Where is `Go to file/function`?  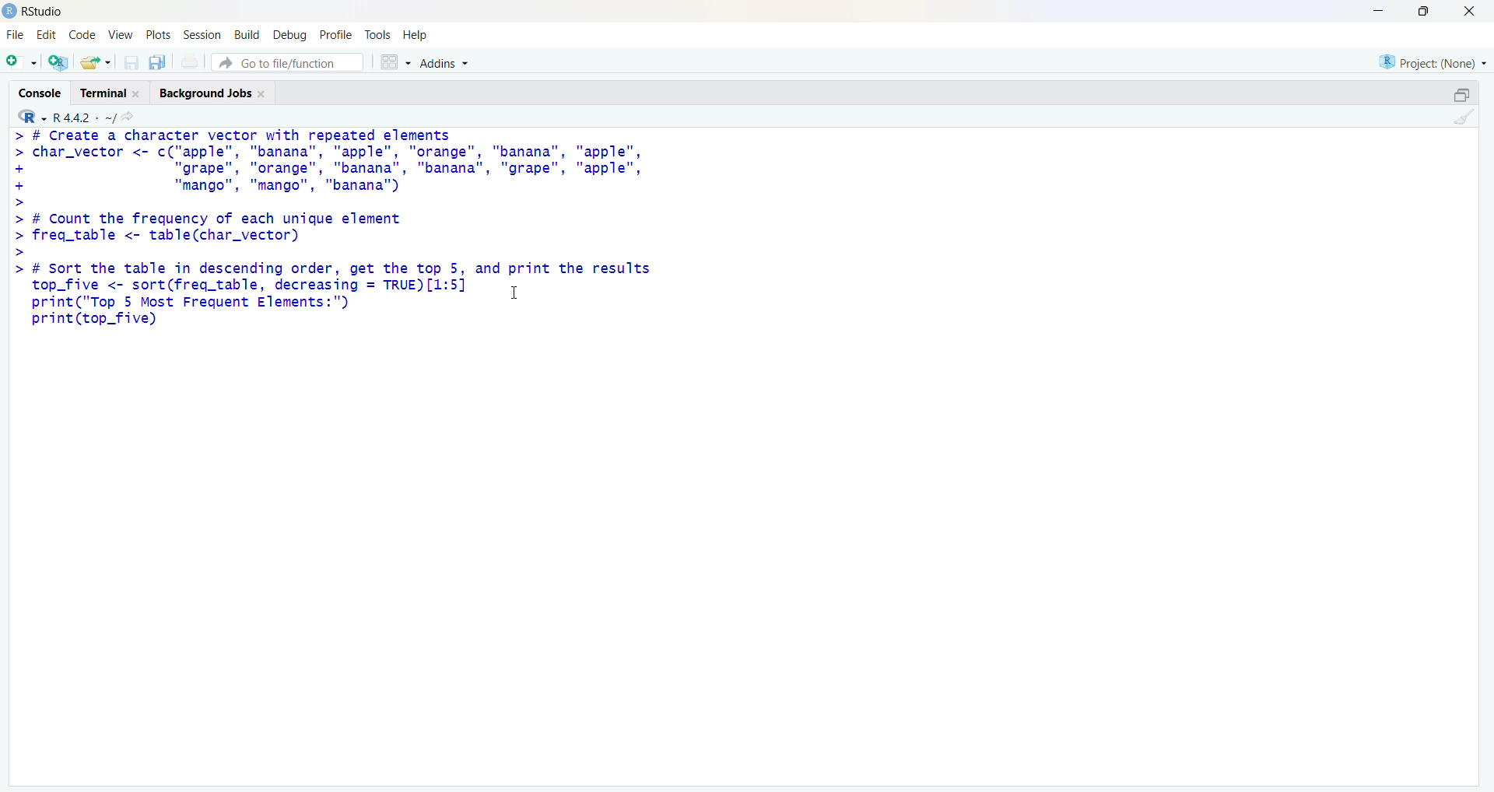
Go to file/function is located at coordinates (289, 62).